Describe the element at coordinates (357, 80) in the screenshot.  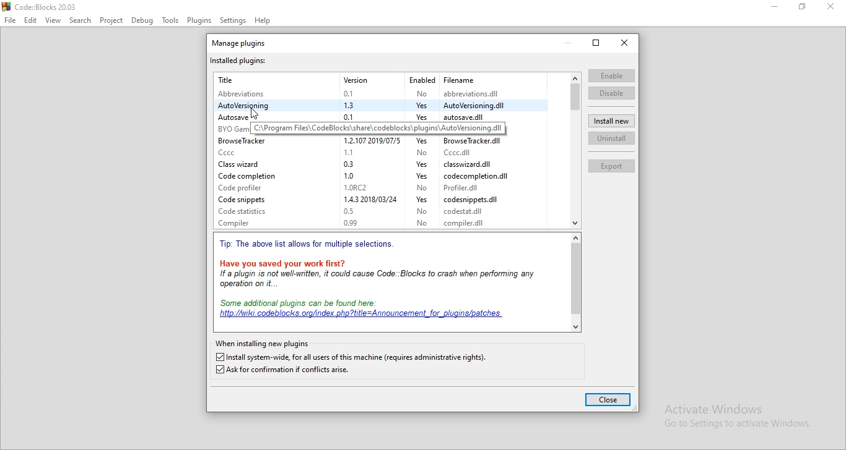
I see `Version` at that location.